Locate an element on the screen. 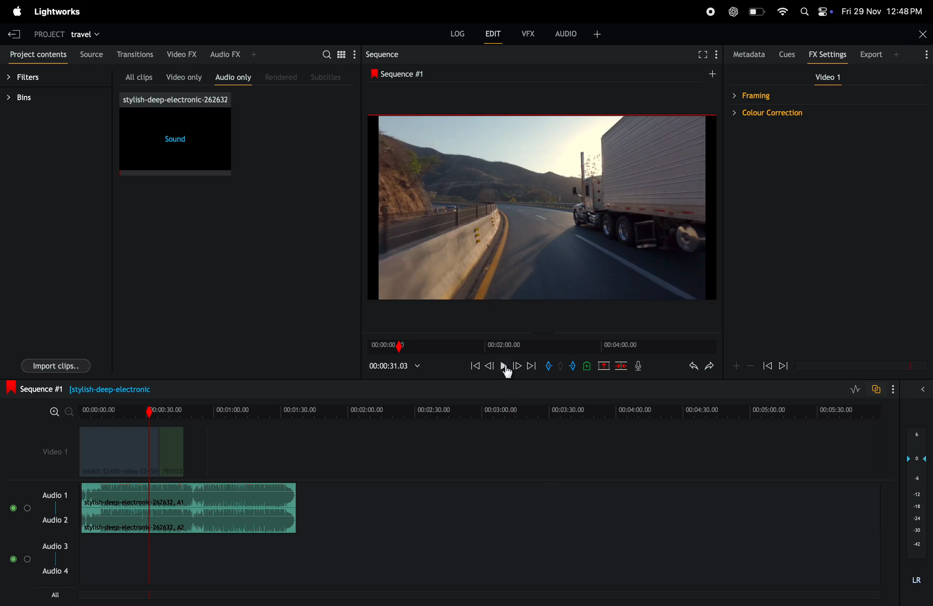 This screenshot has width=933, height=606. Toggle is located at coordinates (27, 561).